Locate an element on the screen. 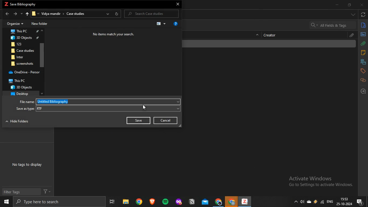 This screenshot has width=368, height=207. BR inter is located at coordinates (23, 57).